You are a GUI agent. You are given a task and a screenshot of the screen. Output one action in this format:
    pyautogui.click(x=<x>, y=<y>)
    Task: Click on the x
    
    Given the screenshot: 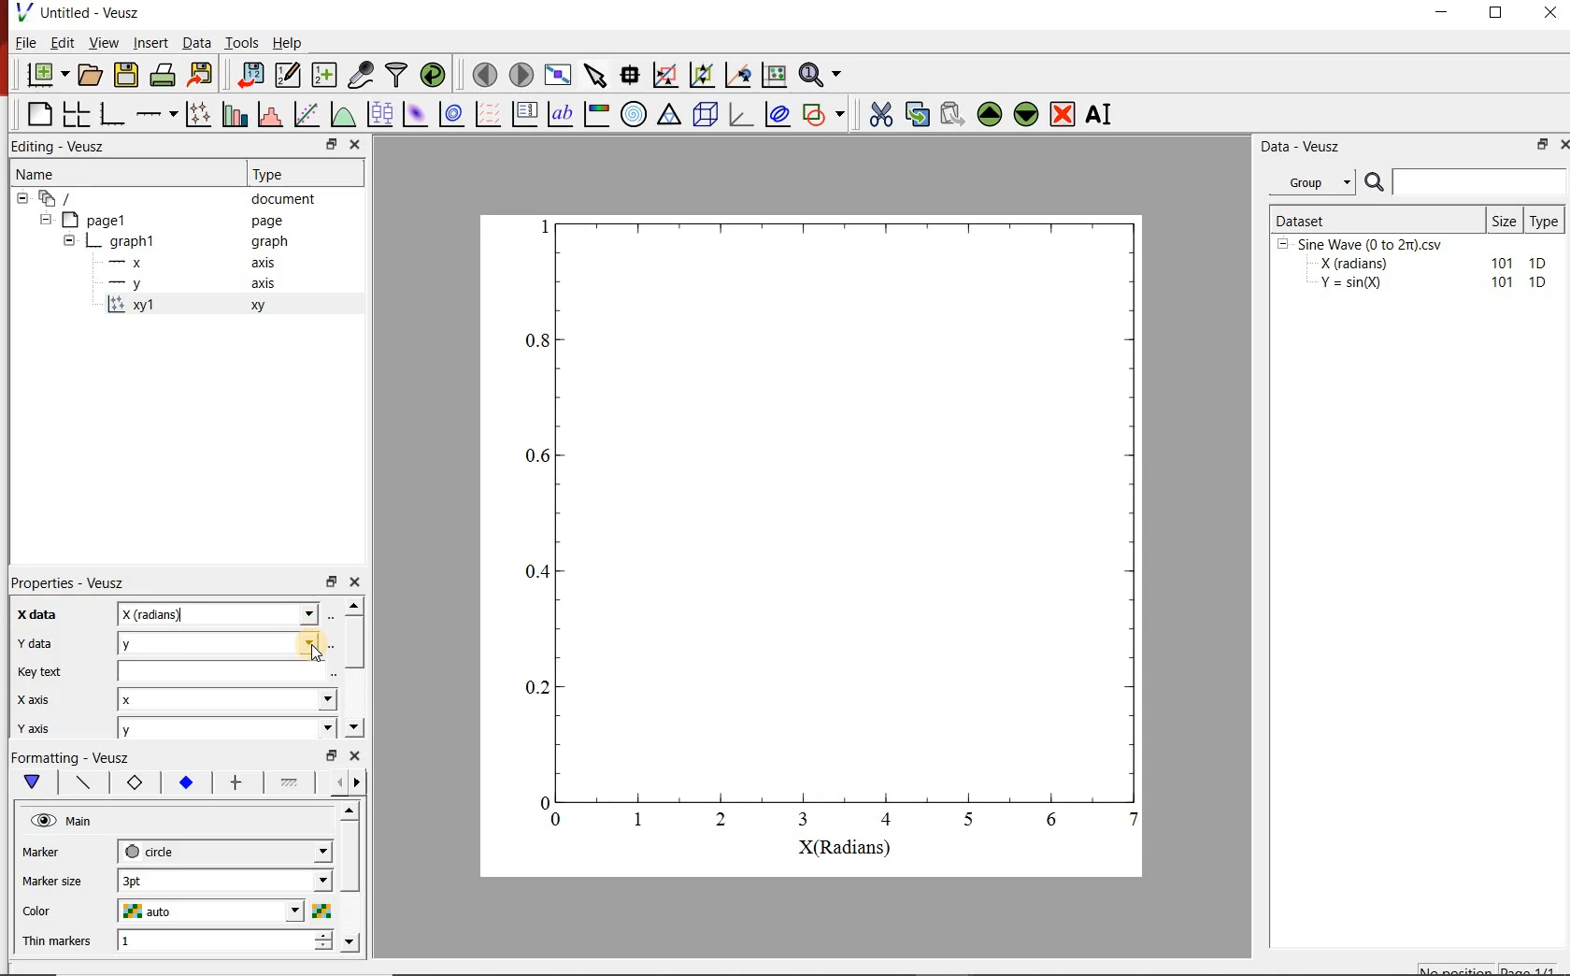 What is the action you would take?
    pyautogui.click(x=230, y=701)
    